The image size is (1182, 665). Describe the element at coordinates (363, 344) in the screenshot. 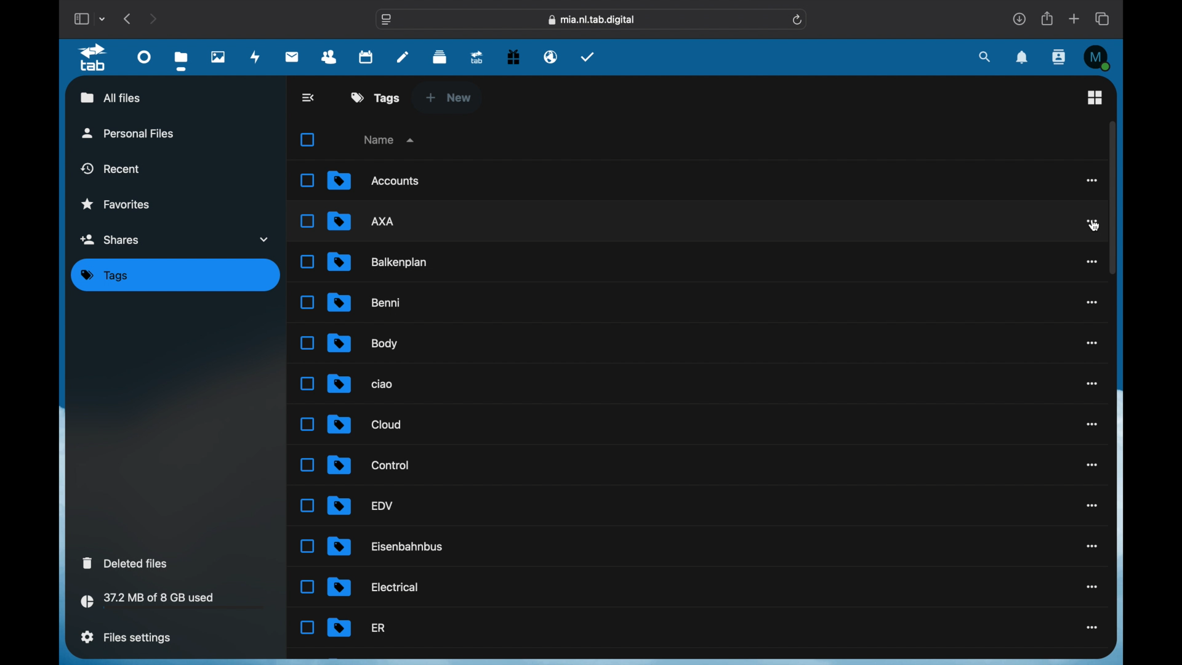

I see `file` at that location.